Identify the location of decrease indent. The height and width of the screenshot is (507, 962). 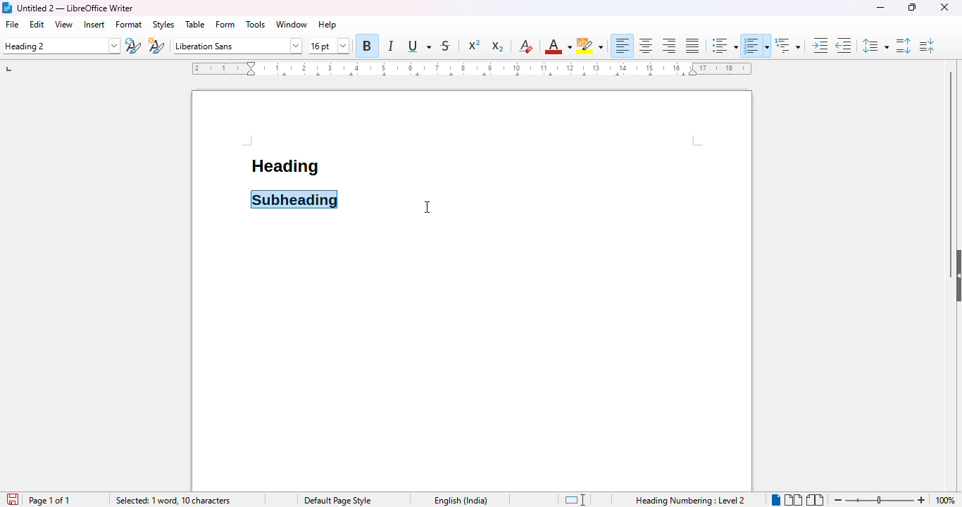
(844, 44).